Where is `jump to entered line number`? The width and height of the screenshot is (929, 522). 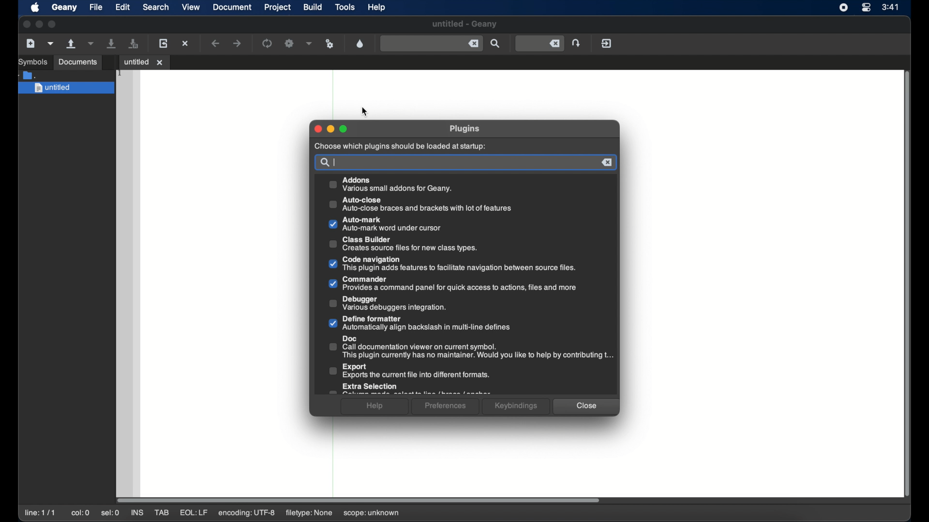 jump to entered line number is located at coordinates (576, 43).